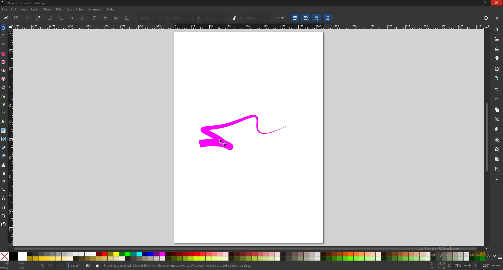 The image size is (503, 270). Describe the element at coordinates (3, 173) in the screenshot. I see `spray` at that location.